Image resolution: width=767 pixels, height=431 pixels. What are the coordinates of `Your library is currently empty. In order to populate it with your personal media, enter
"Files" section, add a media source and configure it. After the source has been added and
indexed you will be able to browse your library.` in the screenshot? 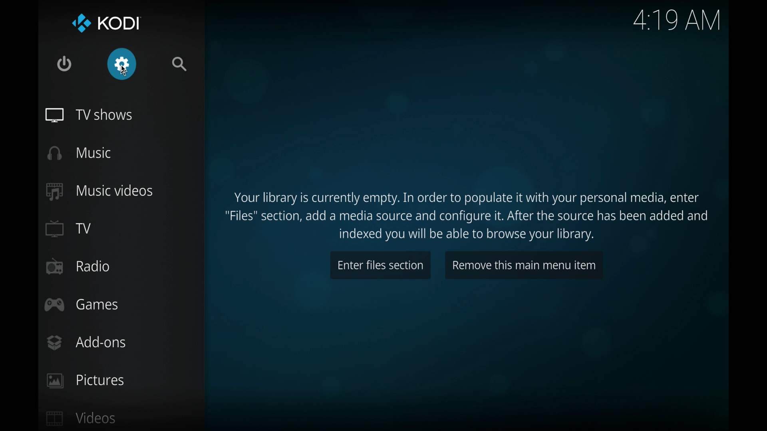 It's located at (468, 215).